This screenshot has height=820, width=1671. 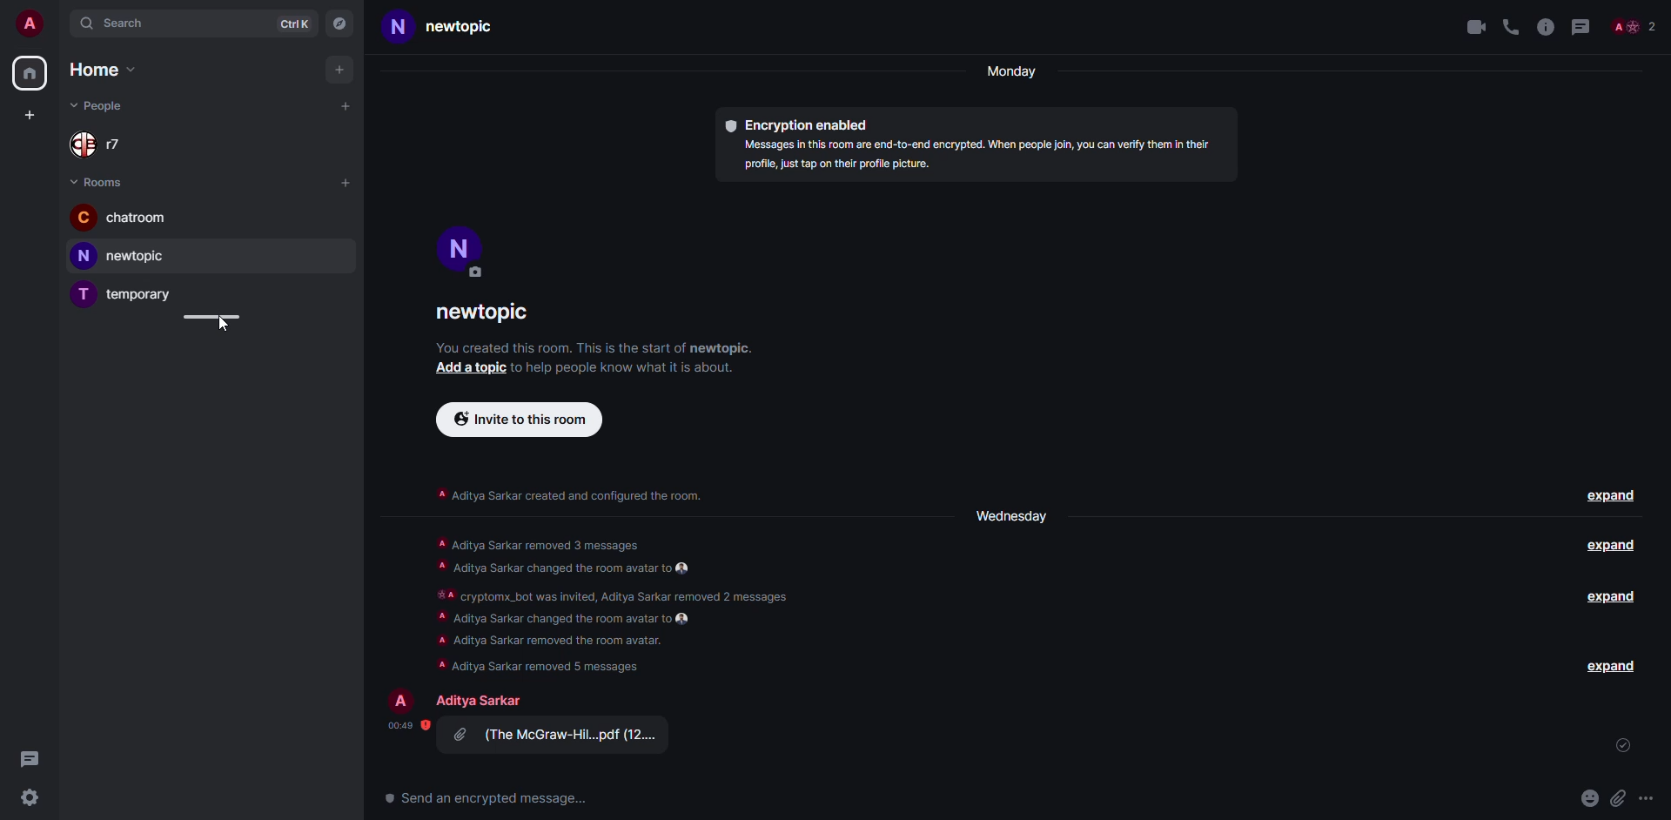 What do you see at coordinates (227, 331) in the screenshot?
I see `cursor` at bounding box center [227, 331].